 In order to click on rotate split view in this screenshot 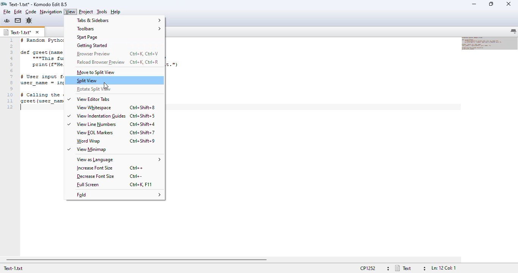, I will do `click(92, 89)`.